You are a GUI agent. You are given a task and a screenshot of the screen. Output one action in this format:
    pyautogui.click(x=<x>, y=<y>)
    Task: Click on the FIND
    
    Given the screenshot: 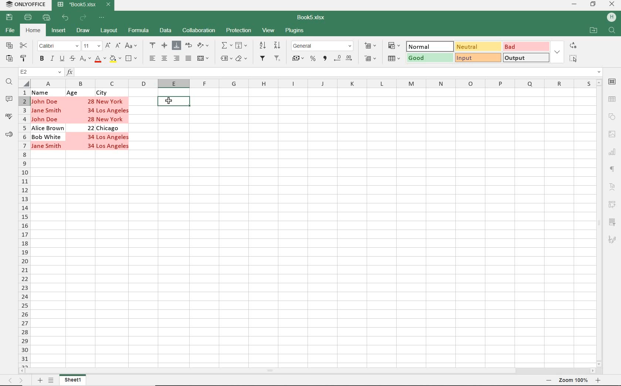 What is the action you would take?
    pyautogui.click(x=612, y=32)
    